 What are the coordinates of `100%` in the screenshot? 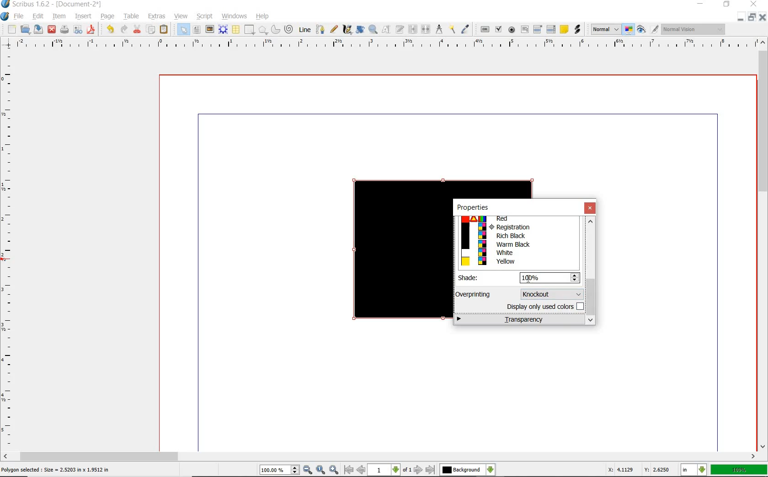 It's located at (739, 470).